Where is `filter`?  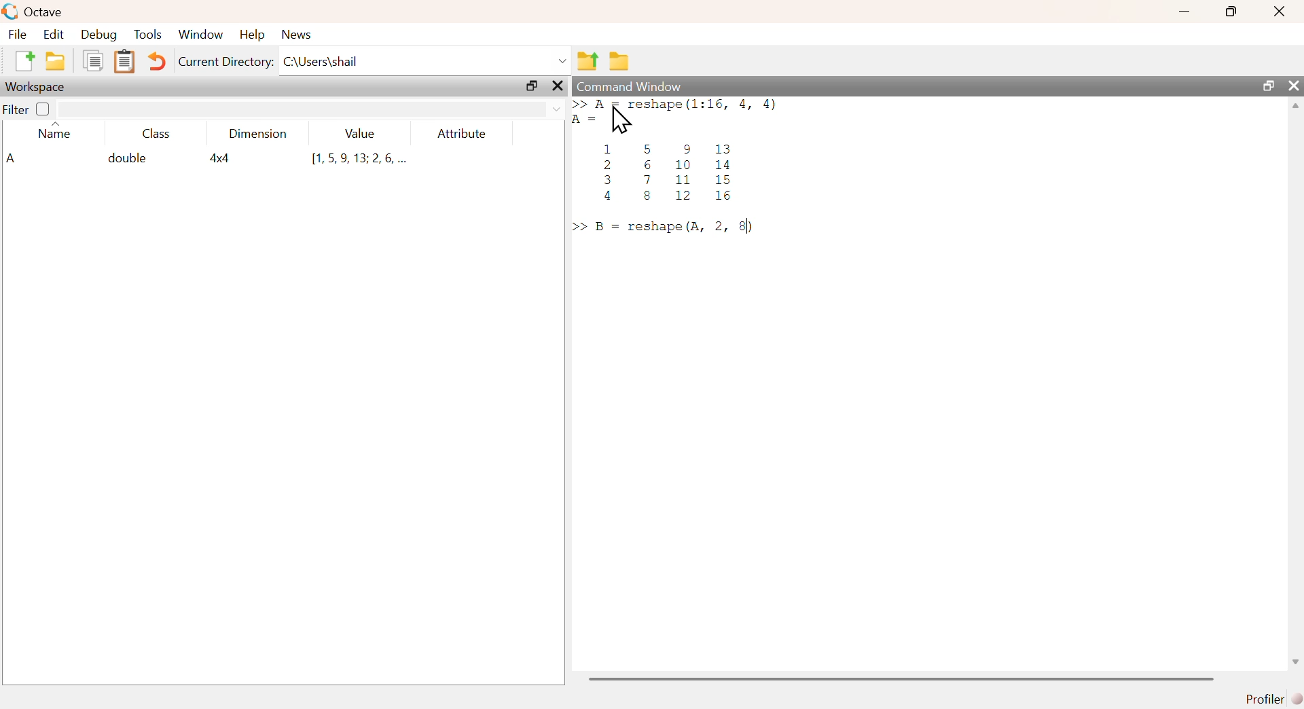
filter is located at coordinates (15, 110).